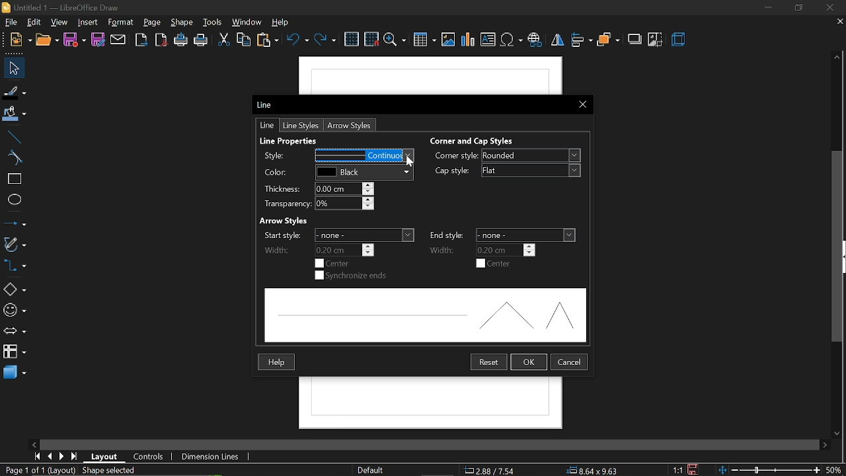 The height and width of the screenshot is (476, 846). Describe the element at coordinates (353, 39) in the screenshot. I see `grid` at that location.